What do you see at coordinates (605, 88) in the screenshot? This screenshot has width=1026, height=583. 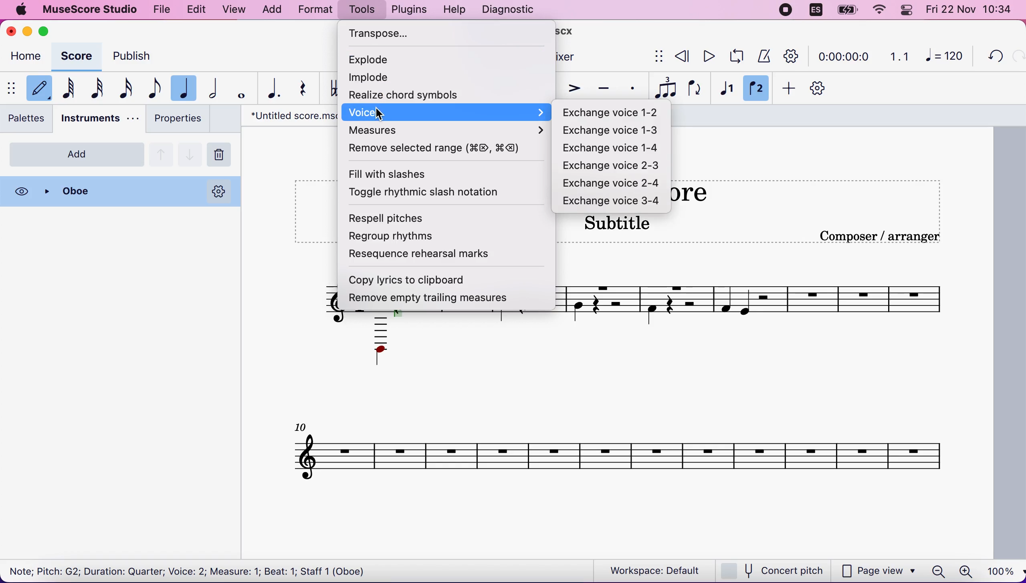 I see `tenuto` at bounding box center [605, 88].